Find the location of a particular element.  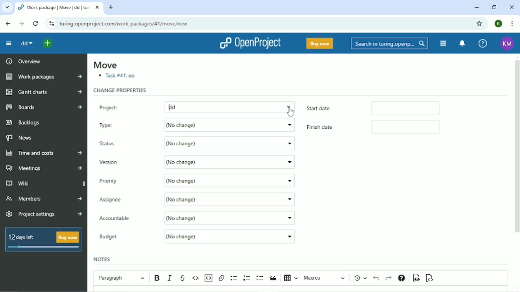

Redo is located at coordinates (389, 278).